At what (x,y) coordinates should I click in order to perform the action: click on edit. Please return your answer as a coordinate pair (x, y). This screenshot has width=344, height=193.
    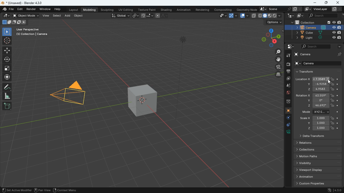
    Looking at the image, I should click on (7, 16).